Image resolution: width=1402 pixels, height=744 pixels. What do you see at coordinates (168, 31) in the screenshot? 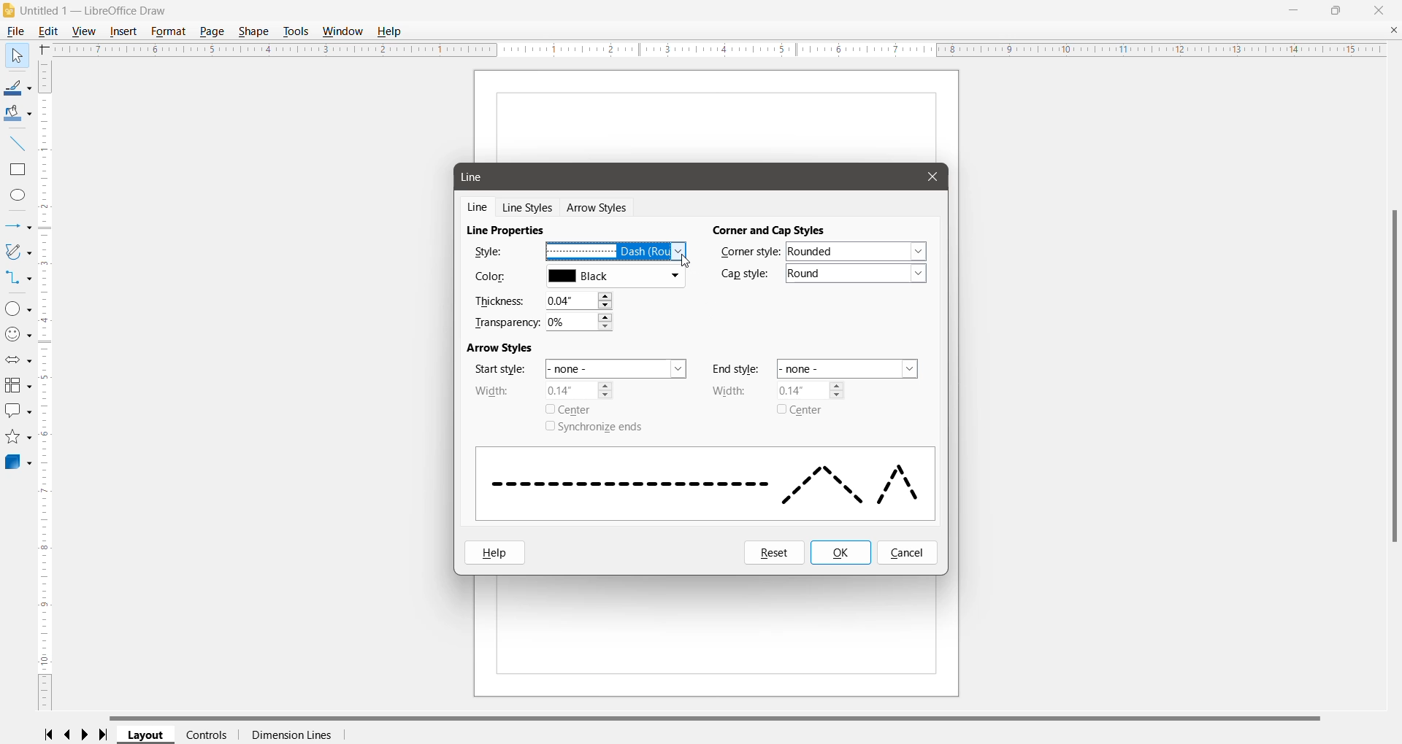
I see `Format` at bounding box center [168, 31].